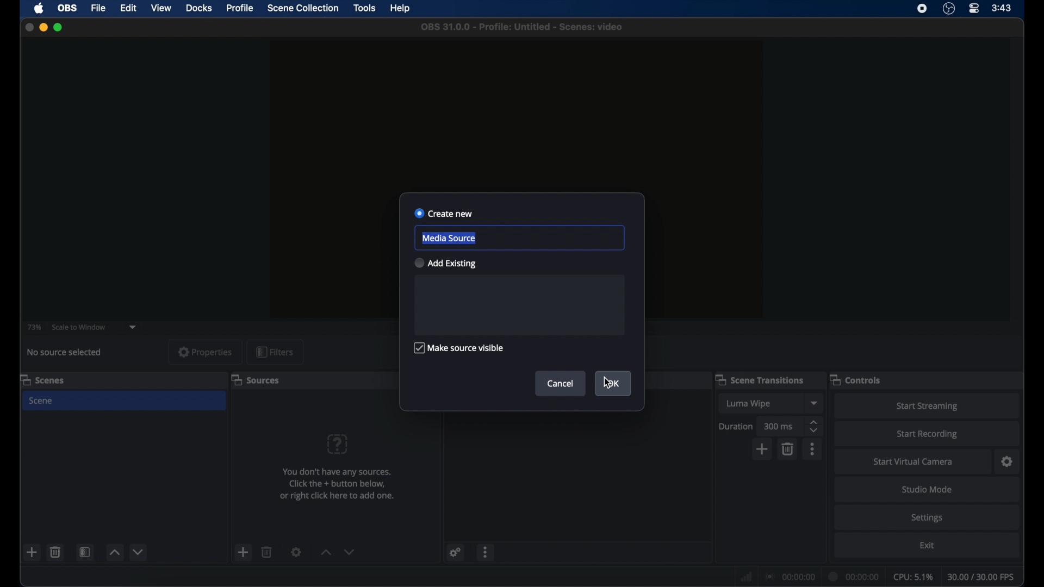 Image resolution: width=1044 pixels, height=587 pixels. I want to click on 30.00/30.00 fps, so click(981, 577).